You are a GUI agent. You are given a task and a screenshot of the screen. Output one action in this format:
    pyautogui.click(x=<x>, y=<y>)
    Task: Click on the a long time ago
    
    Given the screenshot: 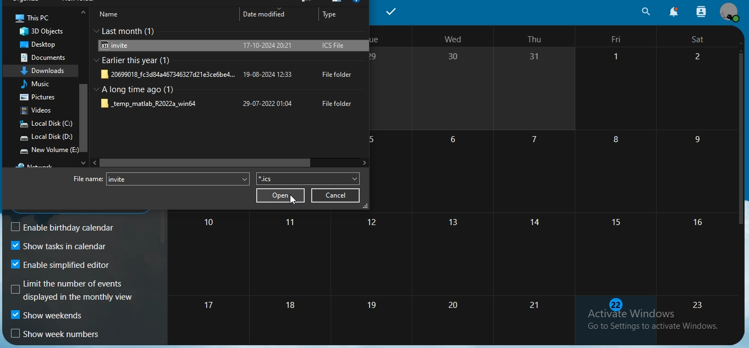 What is the action you would take?
    pyautogui.click(x=140, y=89)
    